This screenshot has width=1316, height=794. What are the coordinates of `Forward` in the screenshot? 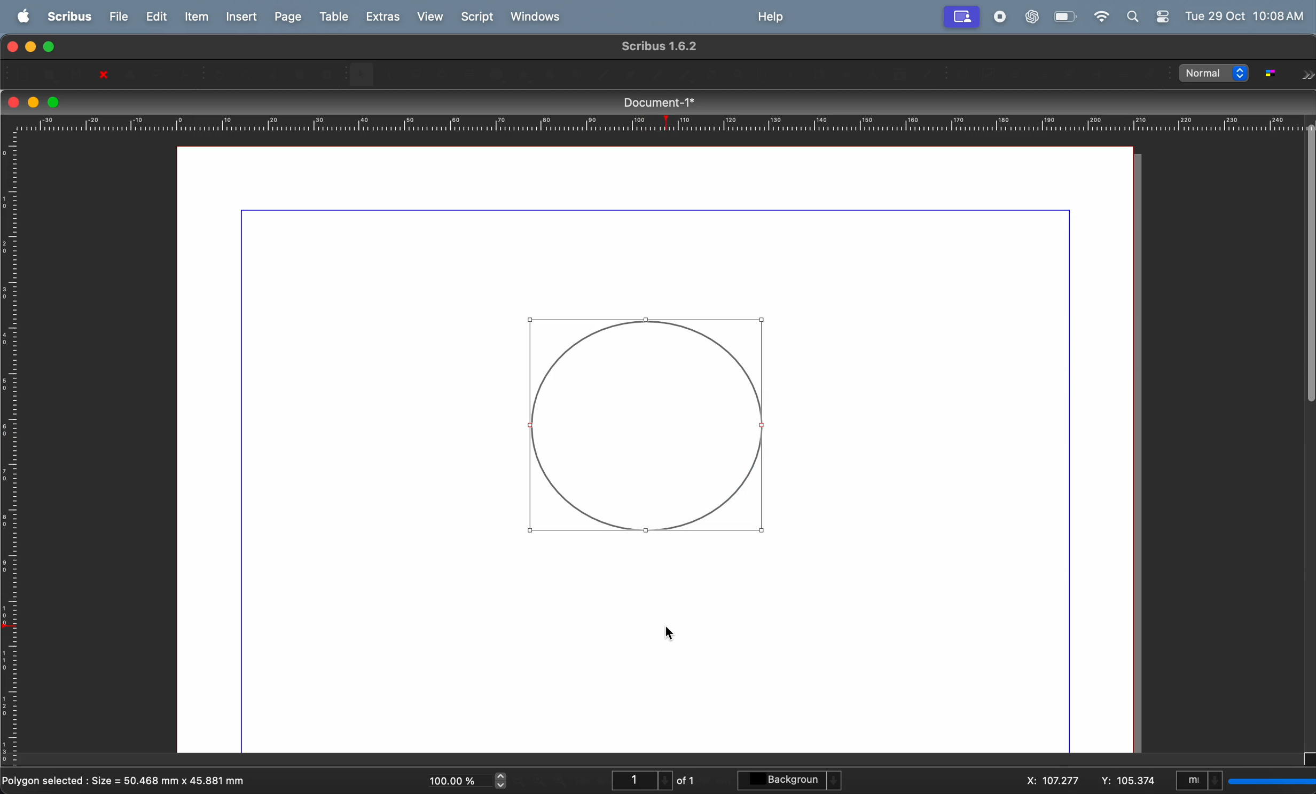 It's located at (1308, 69).